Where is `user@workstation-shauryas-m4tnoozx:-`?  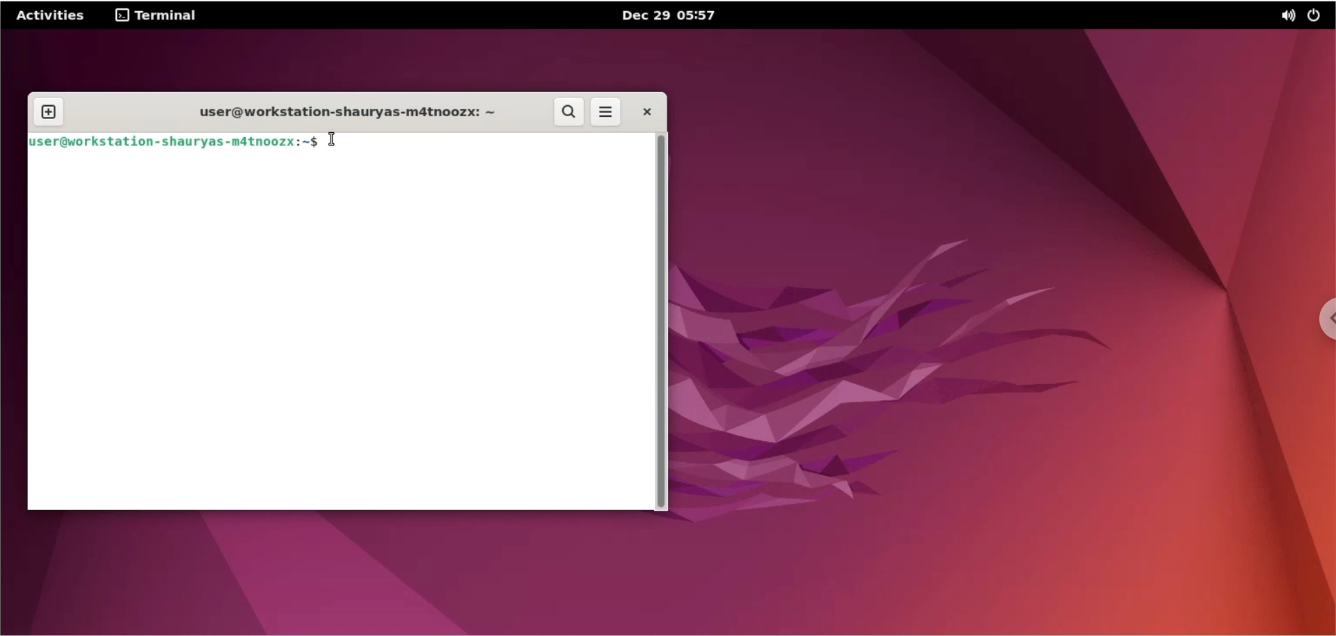 user@workstation-shauryas-m4tnoozx:- is located at coordinates (173, 141).